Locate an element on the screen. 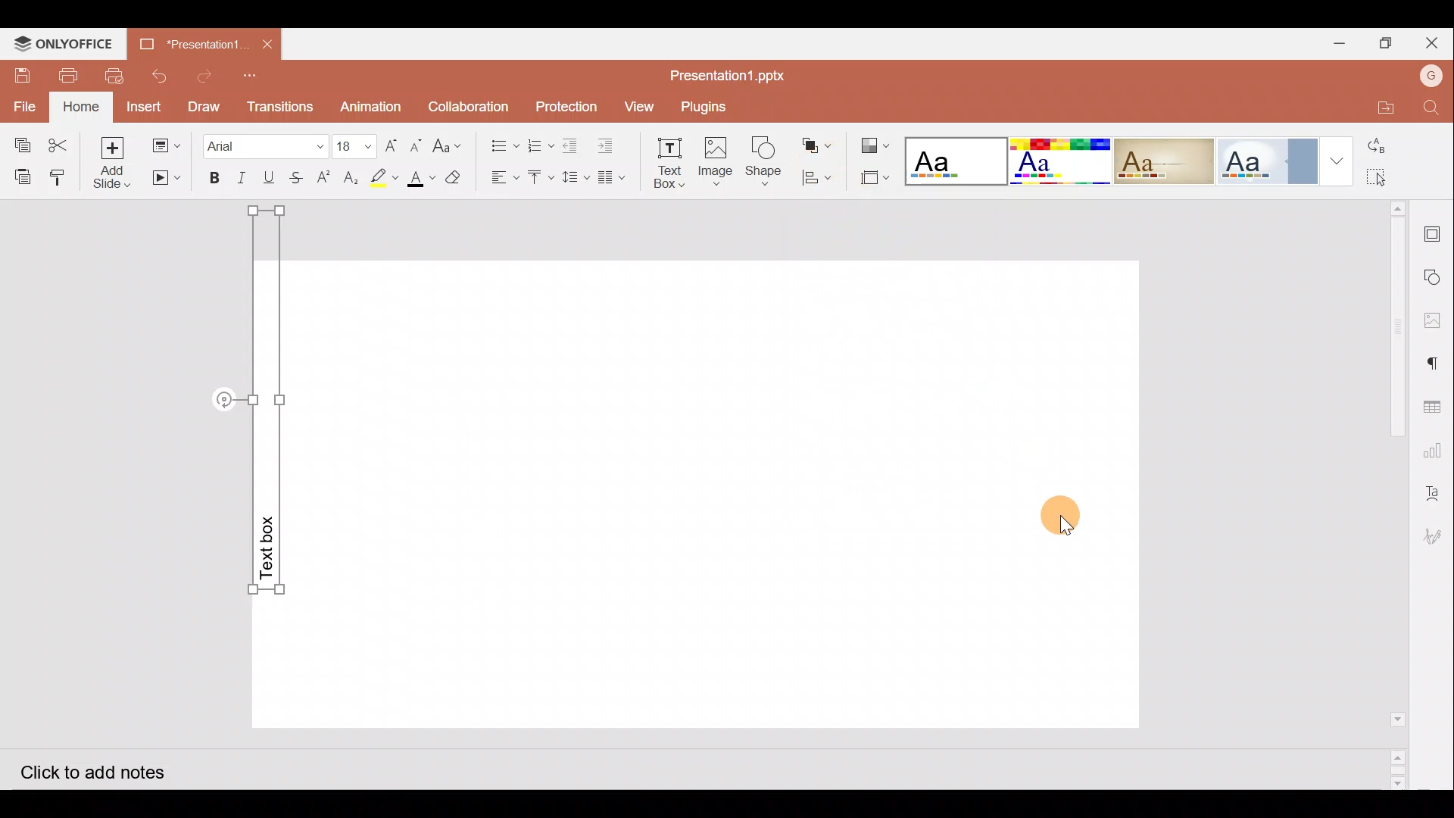 The image size is (1454, 818). Account name is located at coordinates (1430, 74).